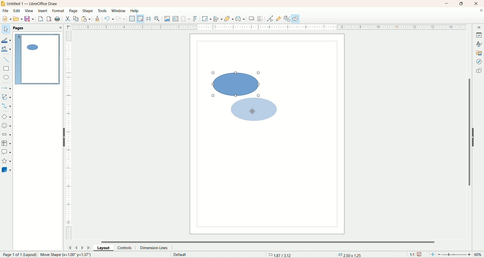 The image size is (484, 258). Describe the element at coordinates (16, 11) in the screenshot. I see `edit` at that location.